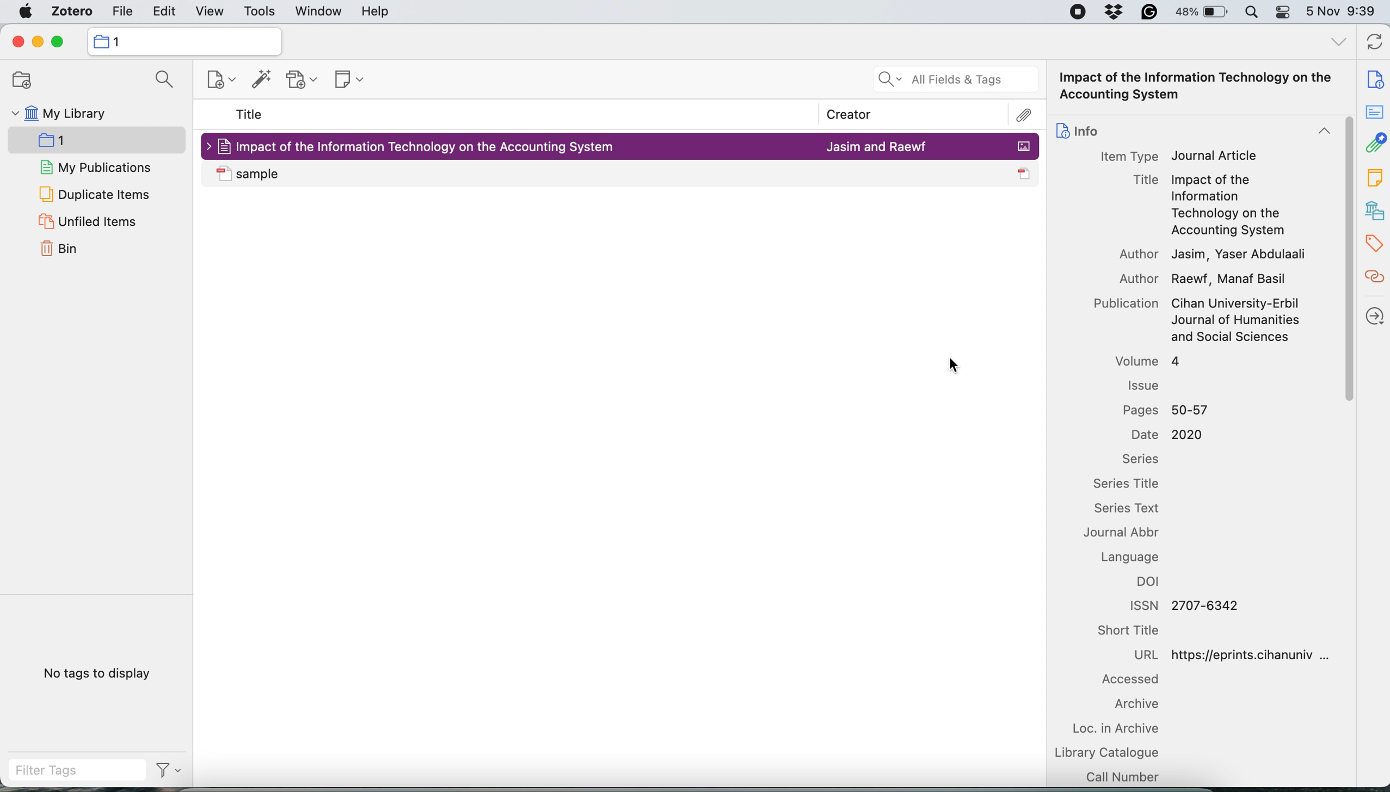 This screenshot has height=792, width=1390. Describe the element at coordinates (123, 13) in the screenshot. I see `file` at that location.